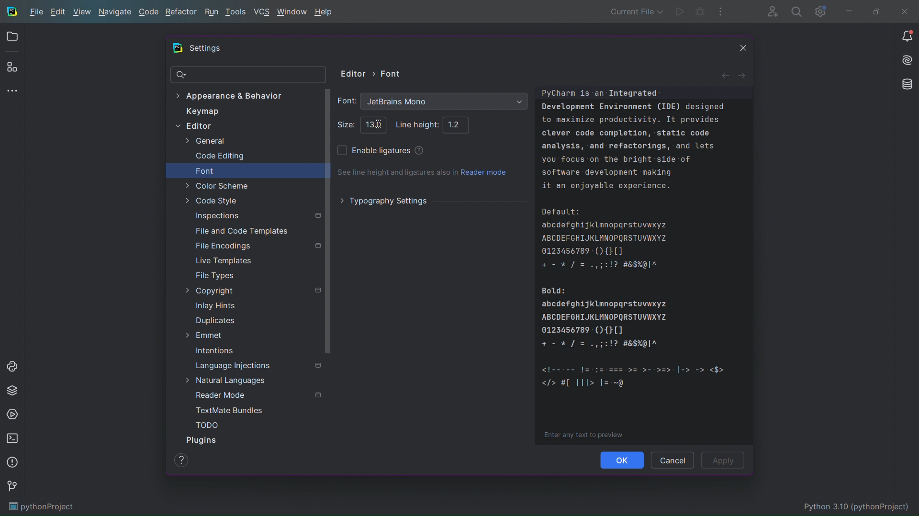  Describe the element at coordinates (14, 365) in the screenshot. I see `Python Console` at that location.